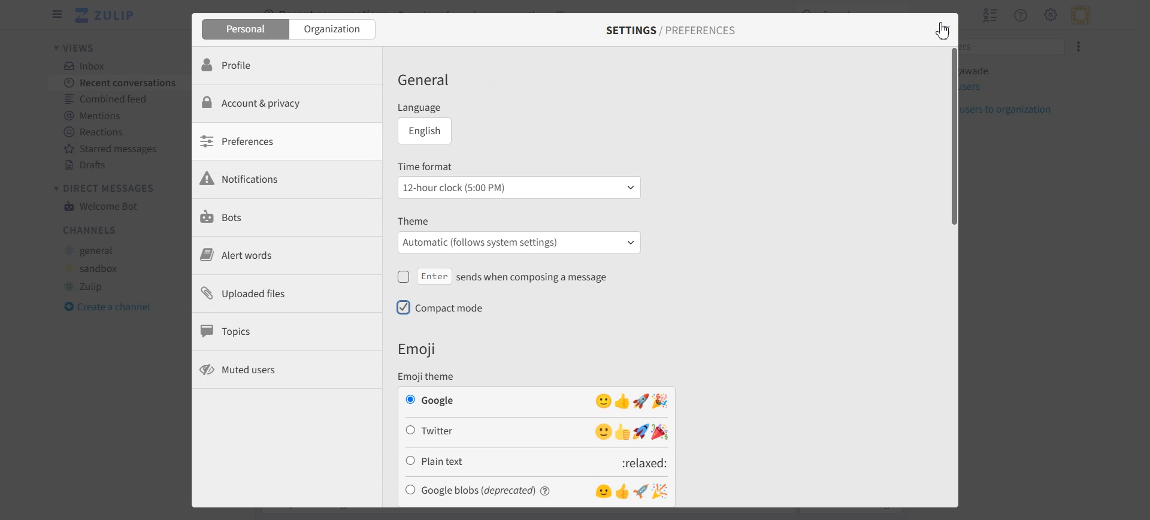  Describe the element at coordinates (437, 81) in the screenshot. I see `General` at that location.